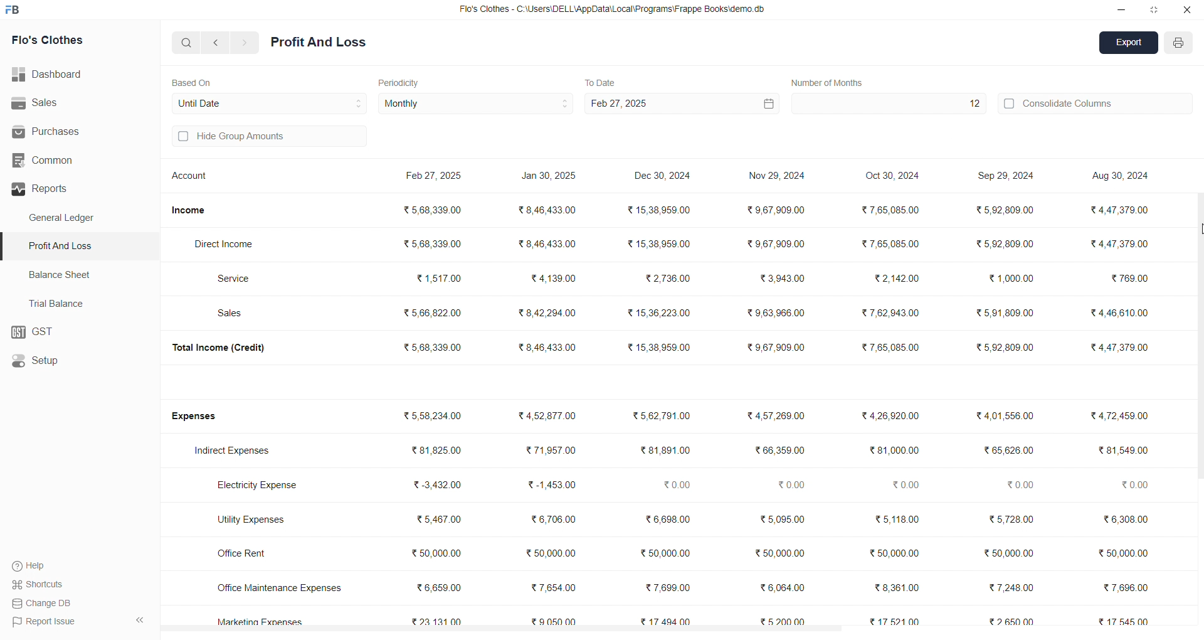  Describe the element at coordinates (78, 333) in the screenshot. I see `GST` at that location.